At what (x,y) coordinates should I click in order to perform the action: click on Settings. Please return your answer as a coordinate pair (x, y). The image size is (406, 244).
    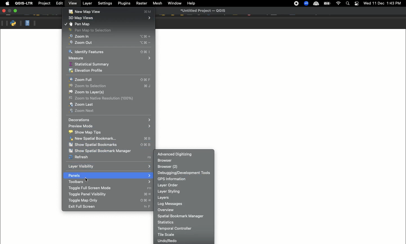
    Looking at the image, I should click on (105, 3).